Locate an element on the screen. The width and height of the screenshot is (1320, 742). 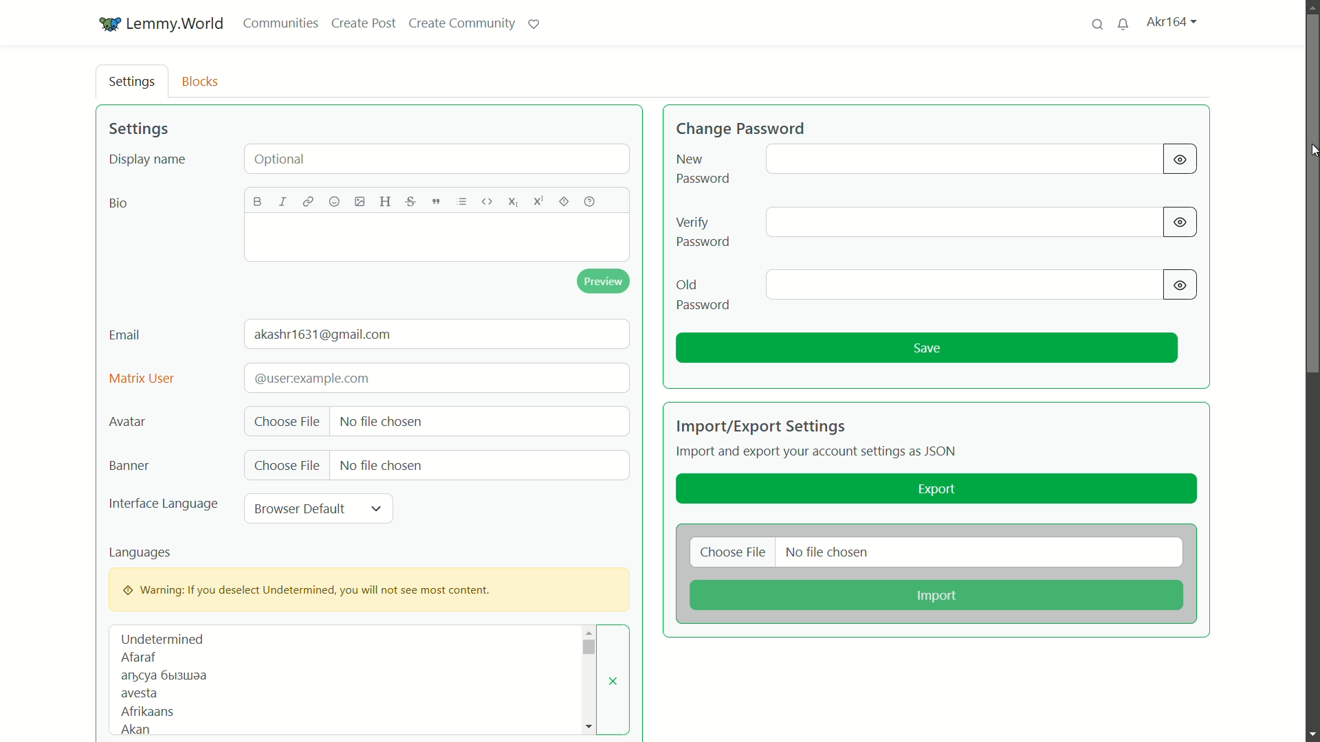
support lemmy.world is located at coordinates (534, 24).